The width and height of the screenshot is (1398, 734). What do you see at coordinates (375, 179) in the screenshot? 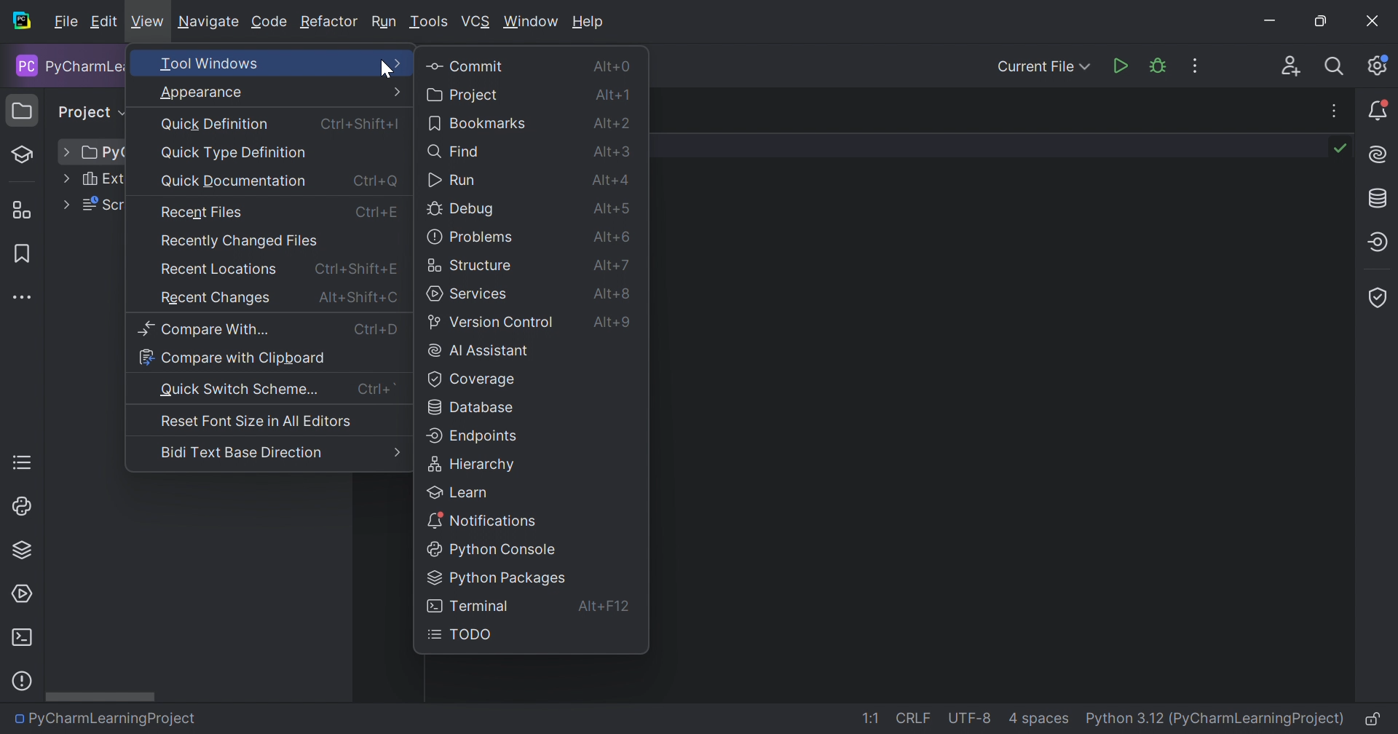
I see `Ctrl+Q` at bounding box center [375, 179].